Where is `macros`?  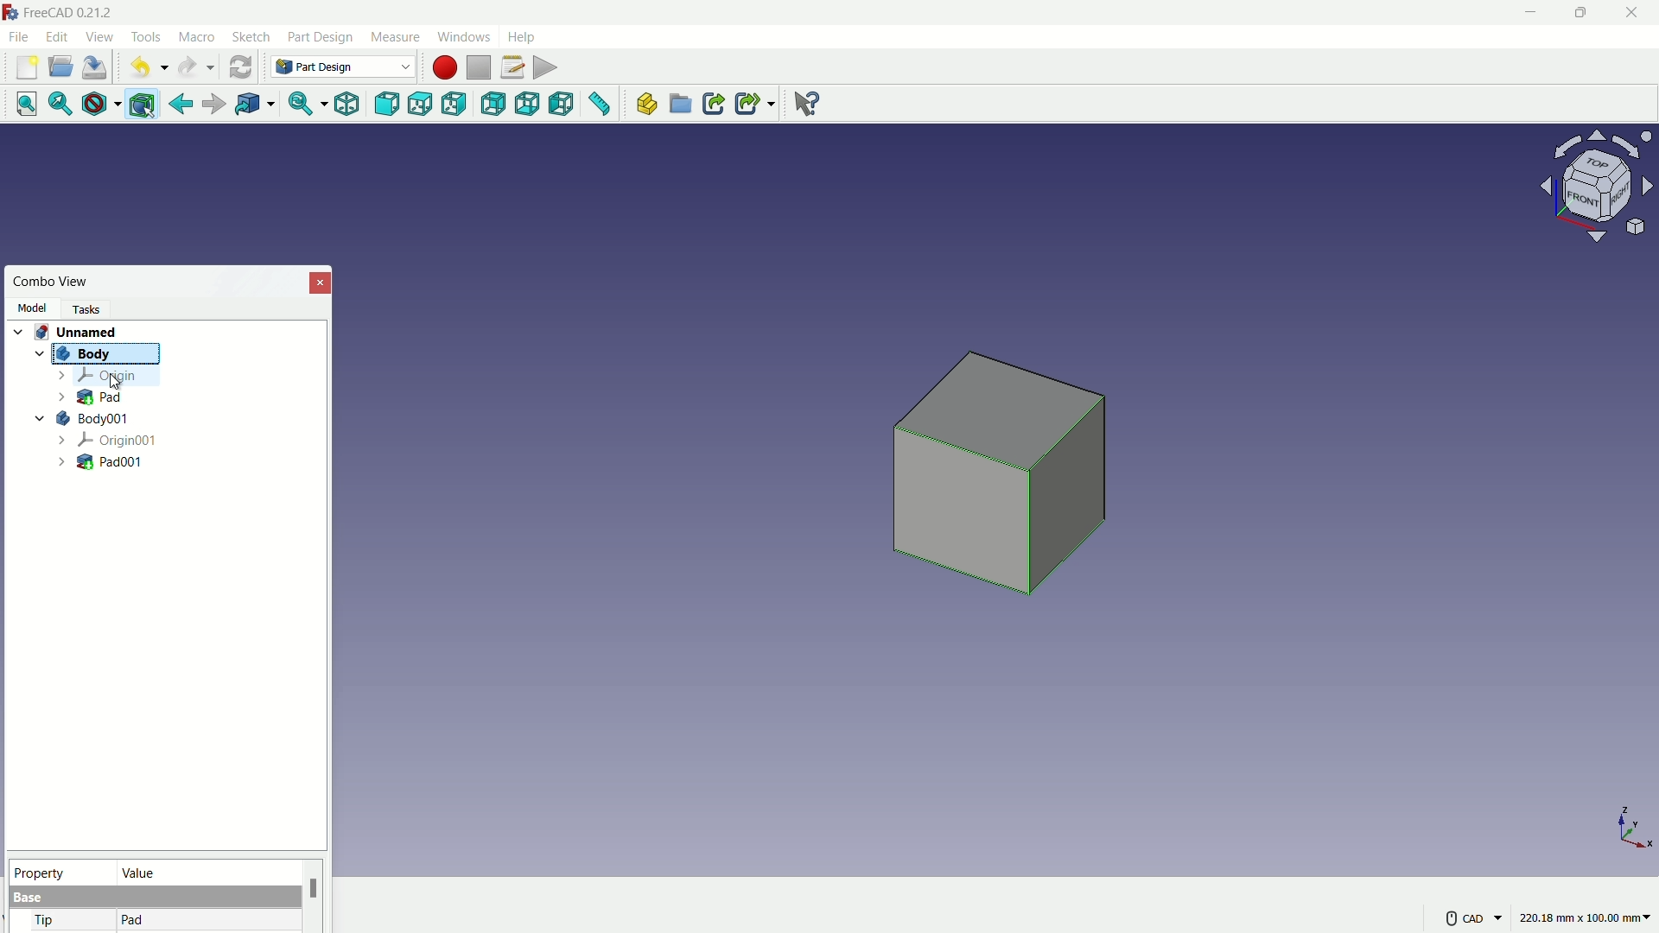
macros is located at coordinates (512, 67).